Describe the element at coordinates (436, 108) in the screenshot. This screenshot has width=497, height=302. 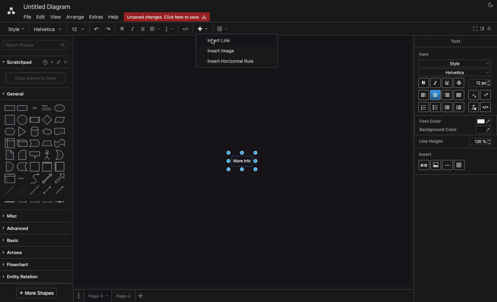
I see `Bullet` at that location.